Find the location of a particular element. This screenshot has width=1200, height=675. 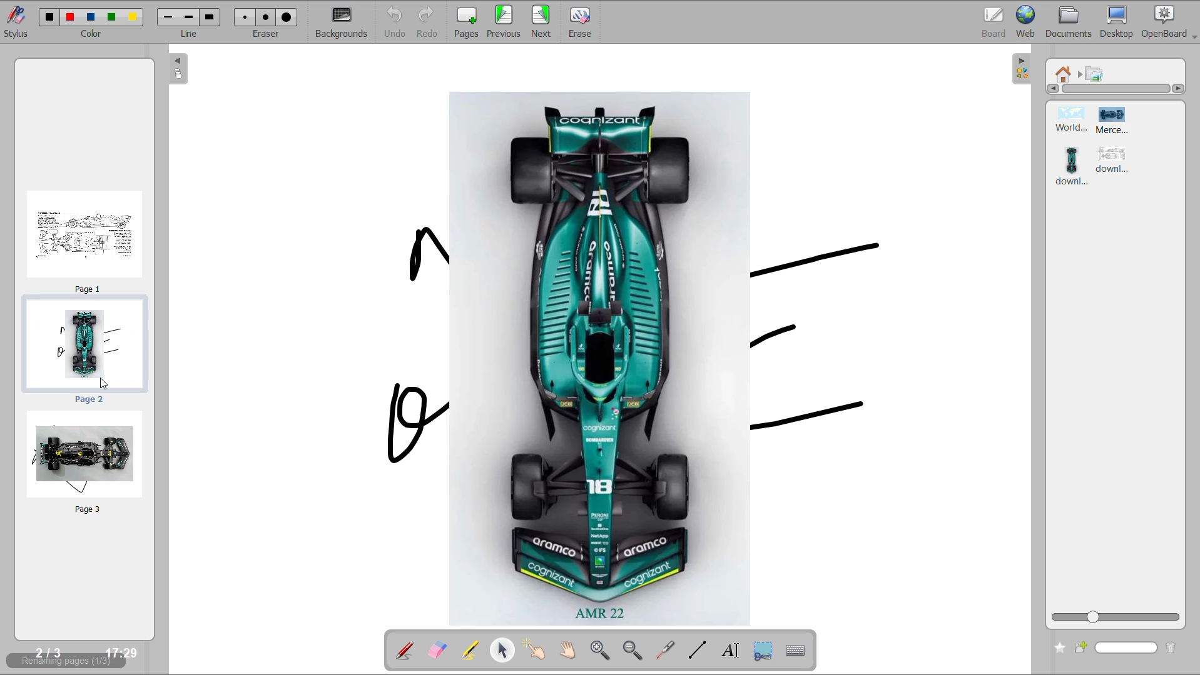

horizontal scroll bar is located at coordinates (1117, 90).